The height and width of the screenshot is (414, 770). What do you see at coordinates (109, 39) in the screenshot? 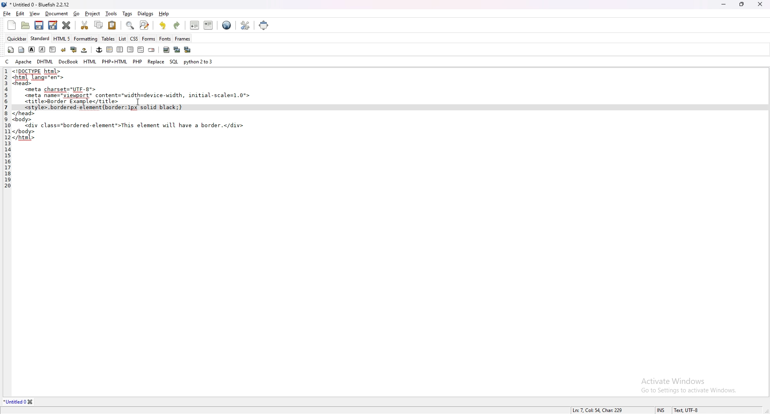
I see `tables` at bounding box center [109, 39].